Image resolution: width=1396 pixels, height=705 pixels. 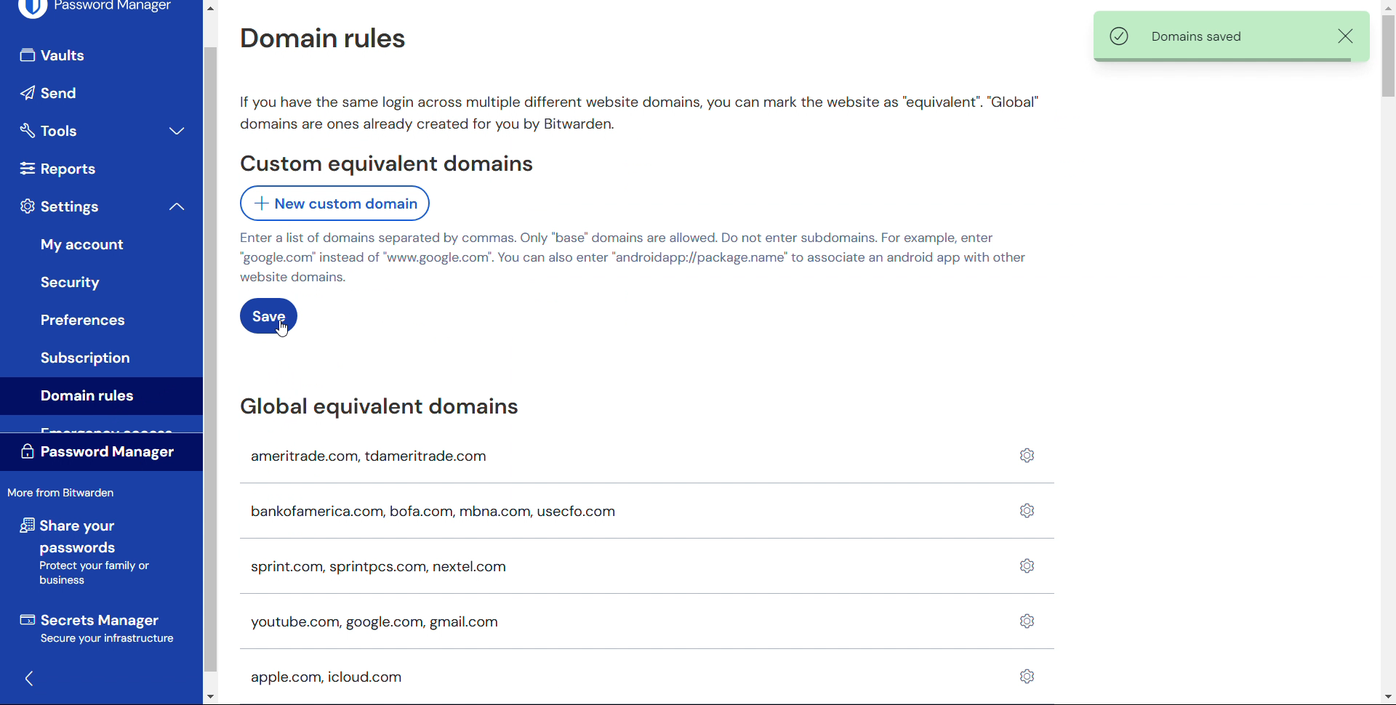 What do you see at coordinates (99, 396) in the screenshot?
I see `Domain rules ` at bounding box center [99, 396].